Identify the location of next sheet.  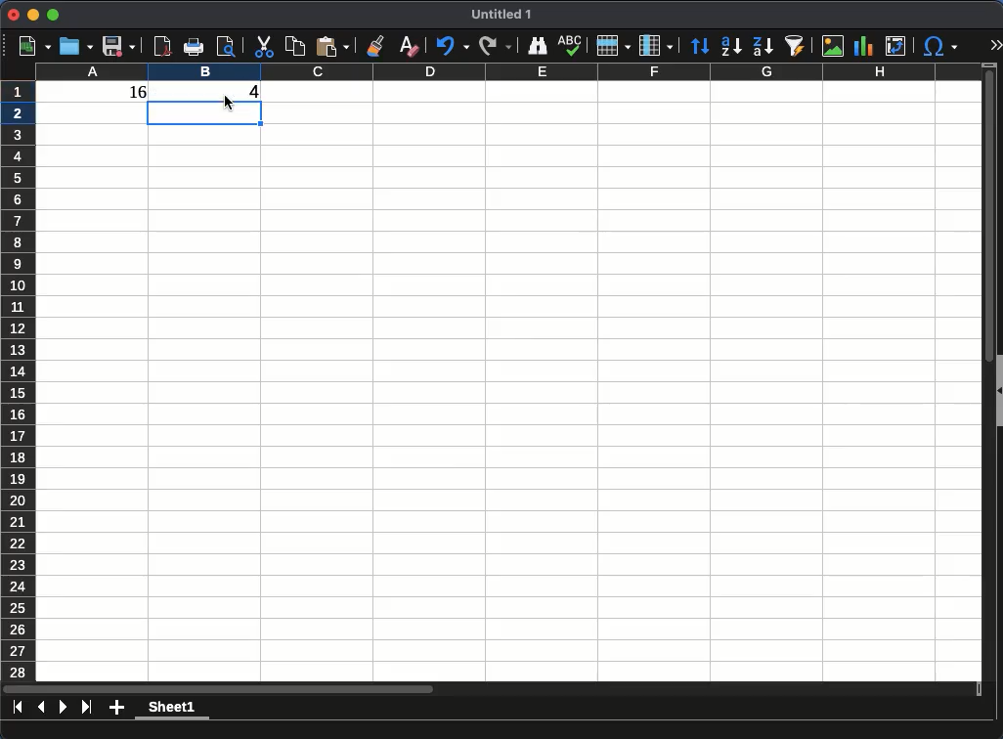
(62, 707).